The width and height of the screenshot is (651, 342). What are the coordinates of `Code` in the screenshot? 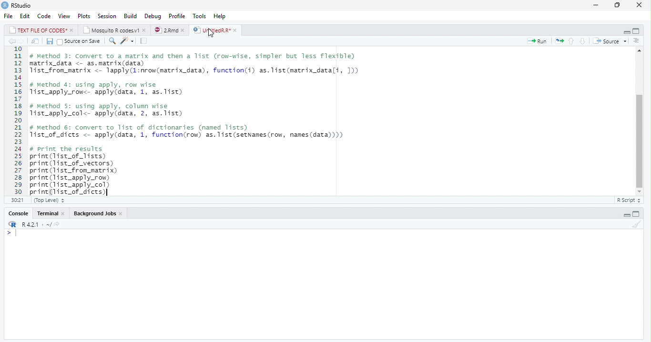 It's located at (44, 16).